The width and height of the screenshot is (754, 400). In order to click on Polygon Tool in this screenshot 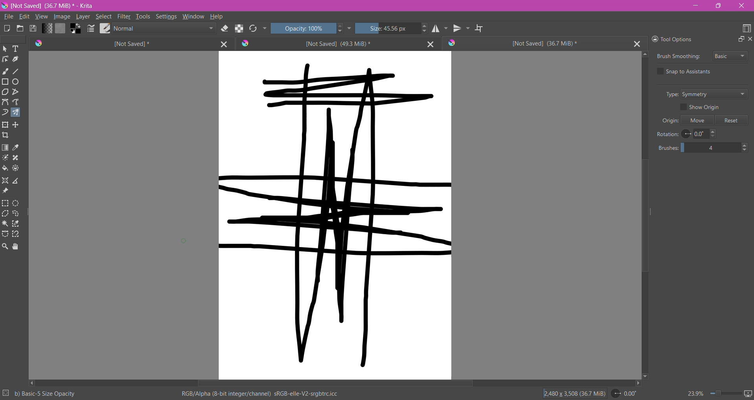, I will do `click(5, 92)`.